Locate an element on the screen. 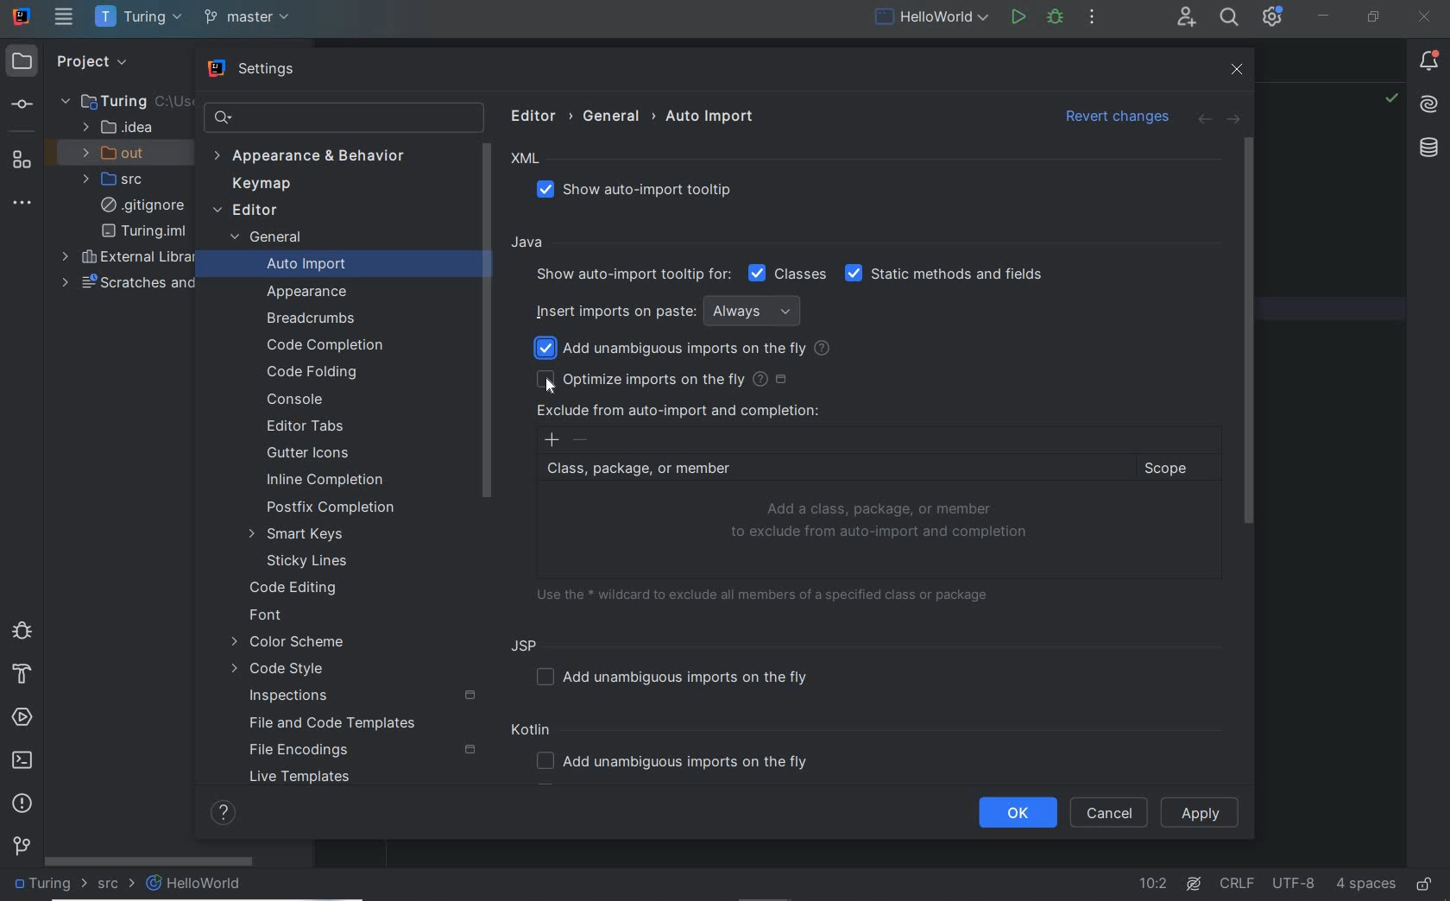 Image resolution: width=1450 pixels, height=901 pixels. ADD UNAMBIGUOUS IMPORTS ON THE FLY is located at coordinates (678, 677).